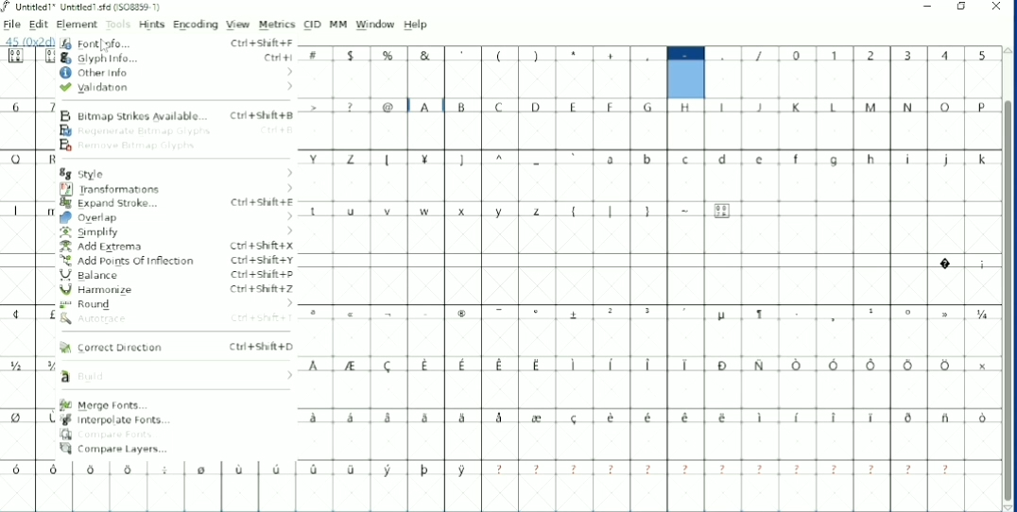 Image resolution: width=1017 pixels, height=512 pixels. I want to click on Font Info, so click(176, 42).